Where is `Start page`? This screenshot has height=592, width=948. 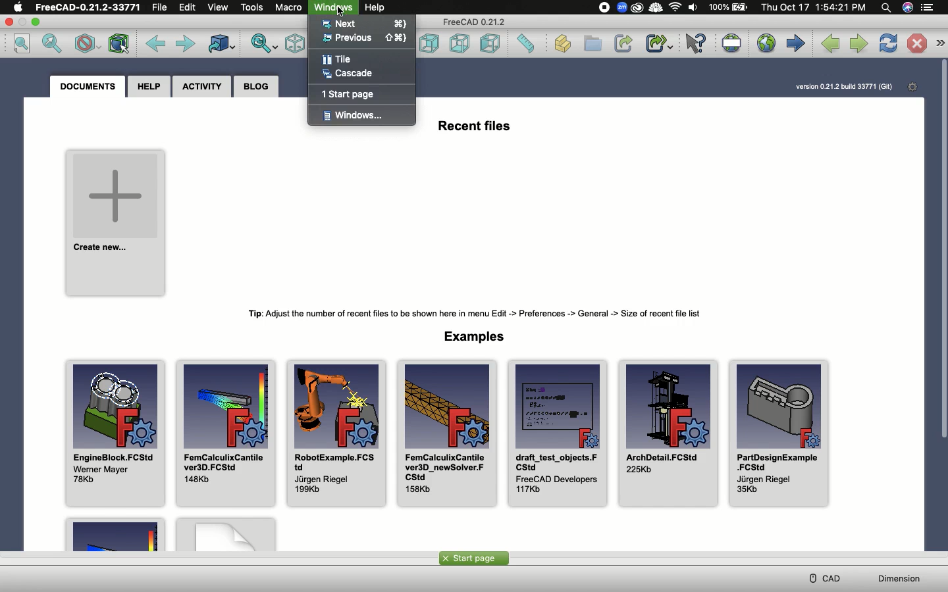
Start page is located at coordinates (473, 558).